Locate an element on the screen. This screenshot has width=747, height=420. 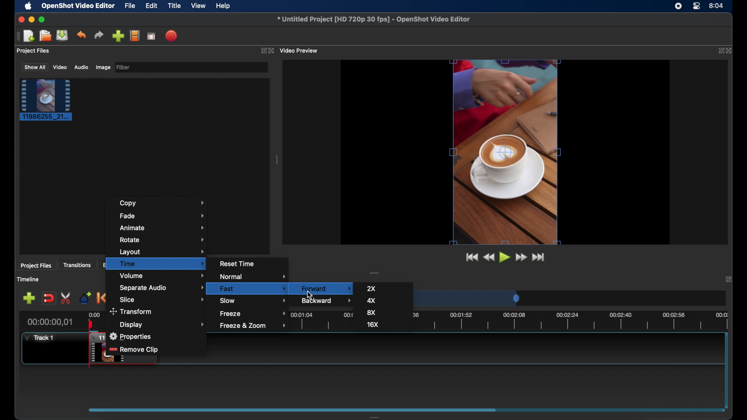
timeline is located at coordinates (29, 279).